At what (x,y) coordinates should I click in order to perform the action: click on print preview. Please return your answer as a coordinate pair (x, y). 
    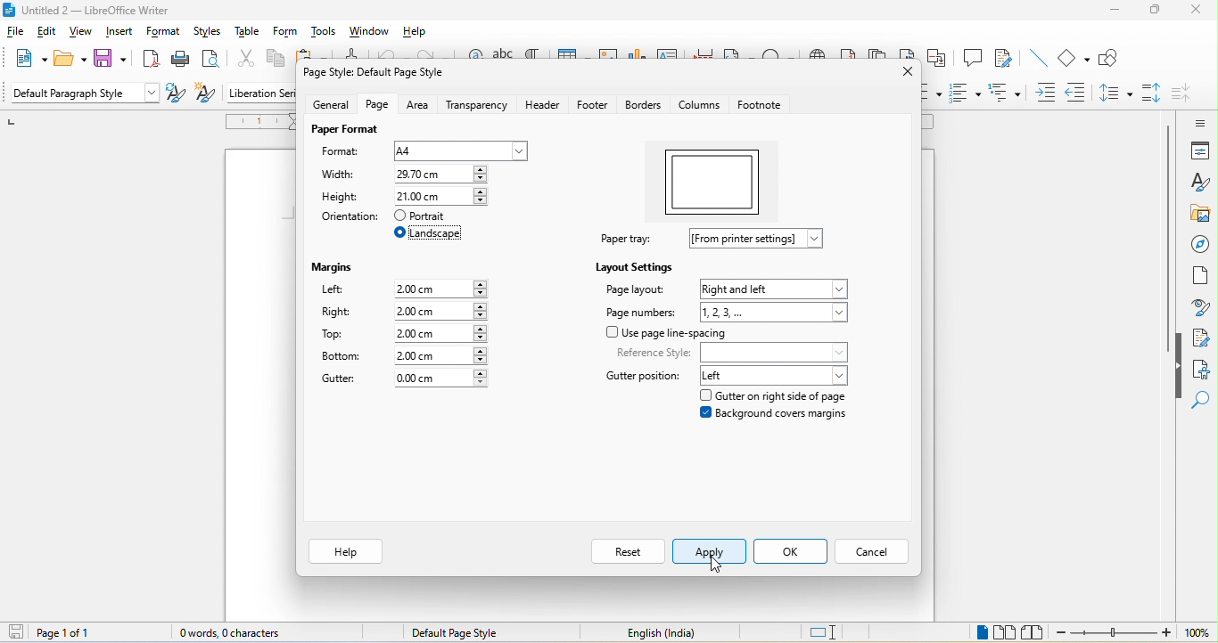
    Looking at the image, I should click on (212, 61).